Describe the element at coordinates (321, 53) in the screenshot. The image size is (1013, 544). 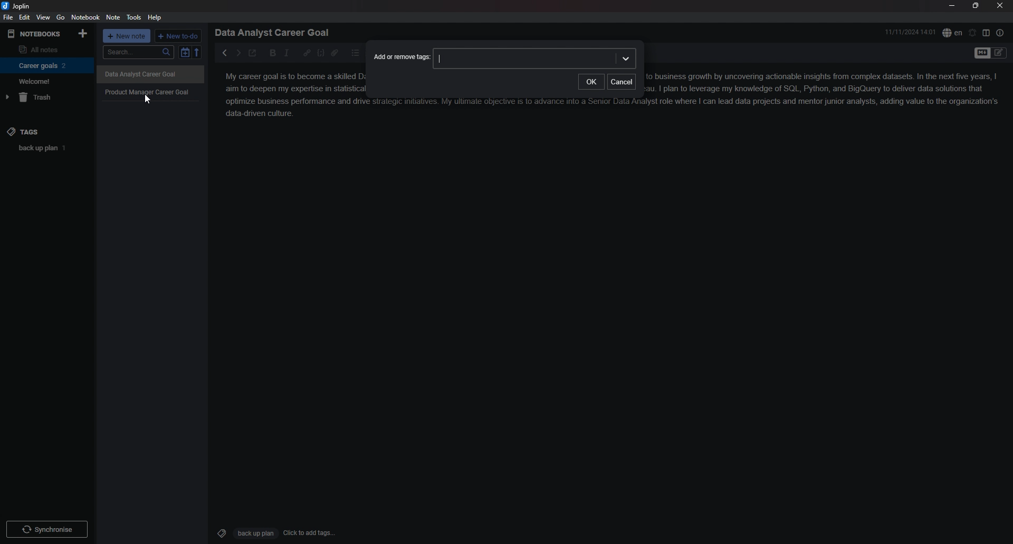
I see `code` at that location.